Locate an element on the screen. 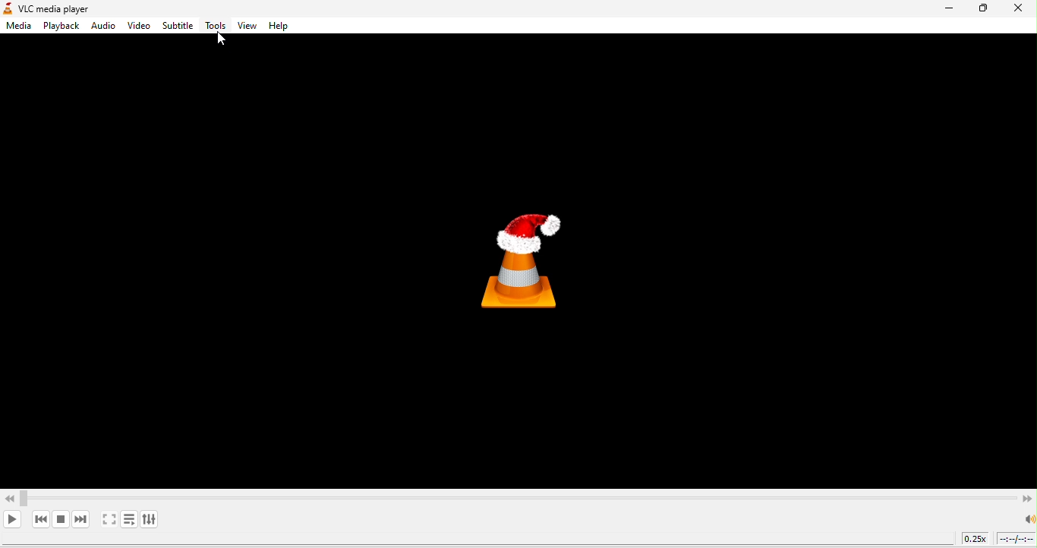 This screenshot has width=1037, height=548. previous media is located at coordinates (40, 519).